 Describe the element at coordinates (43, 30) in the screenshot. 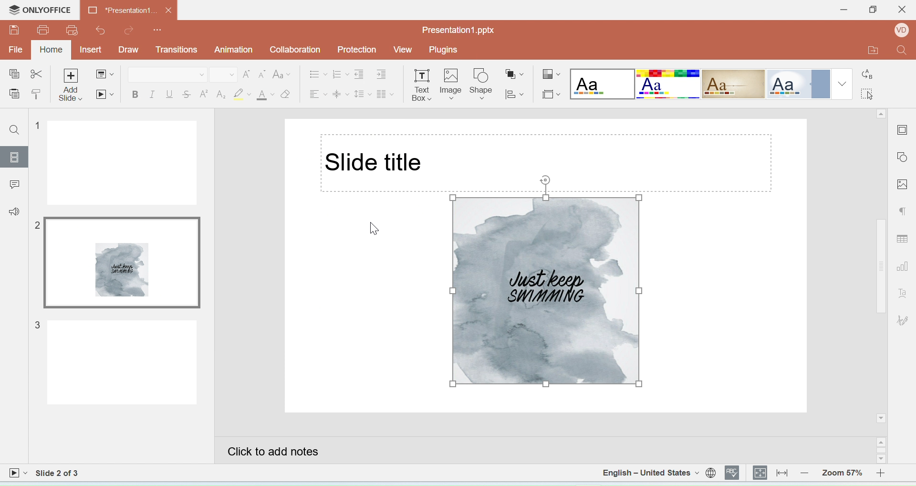

I see `Print file` at that location.